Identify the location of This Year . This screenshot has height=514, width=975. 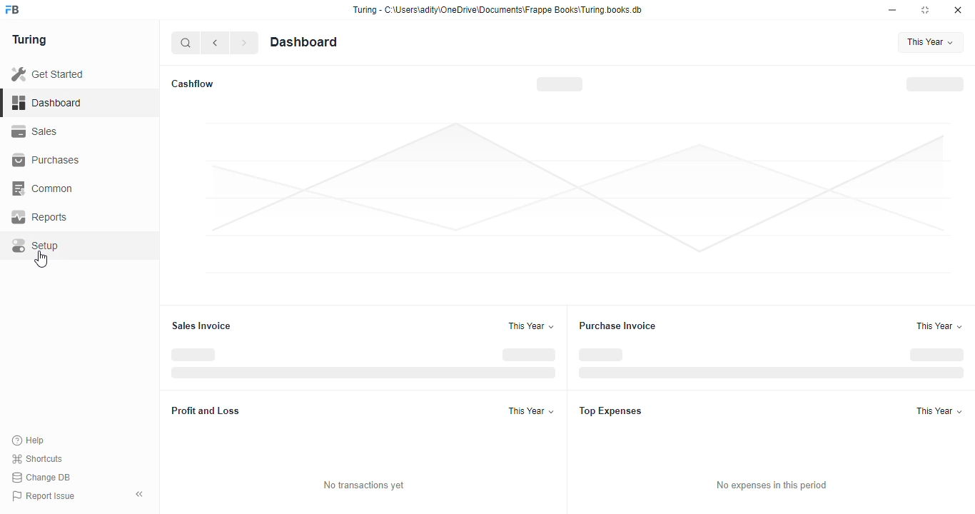
(533, 413).